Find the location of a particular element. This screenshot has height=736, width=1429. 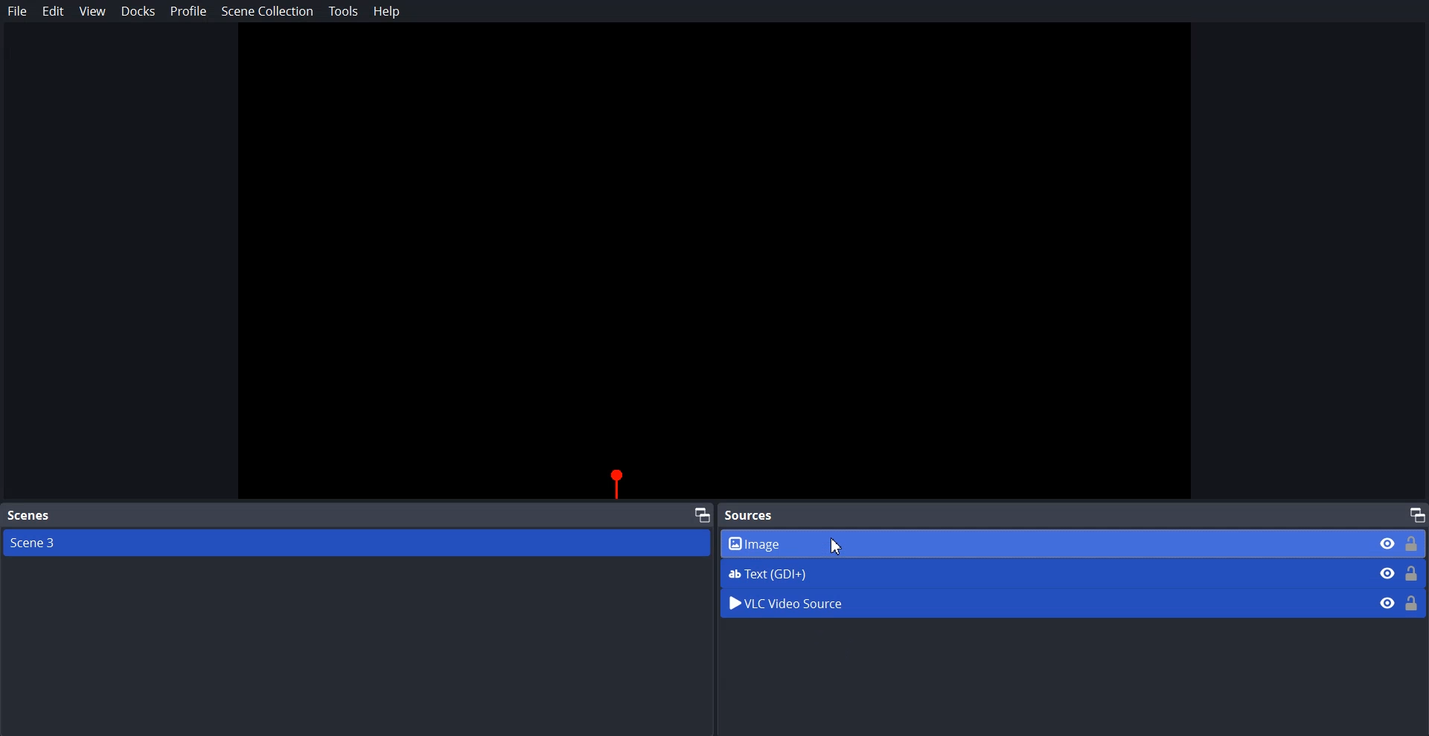

Scene Collection is located at coordinates (267, 13).